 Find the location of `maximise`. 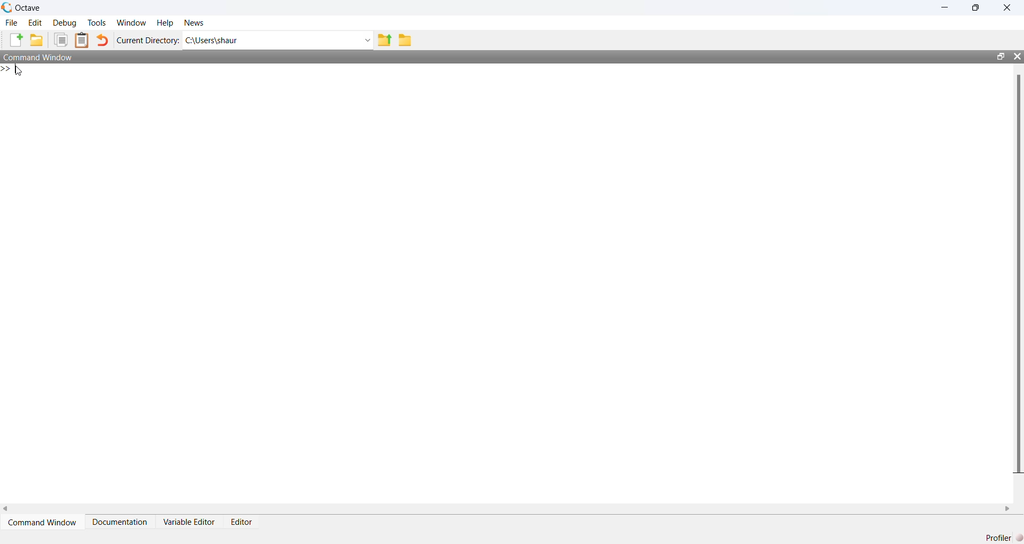

maximise is located at coordinates (977, 6).